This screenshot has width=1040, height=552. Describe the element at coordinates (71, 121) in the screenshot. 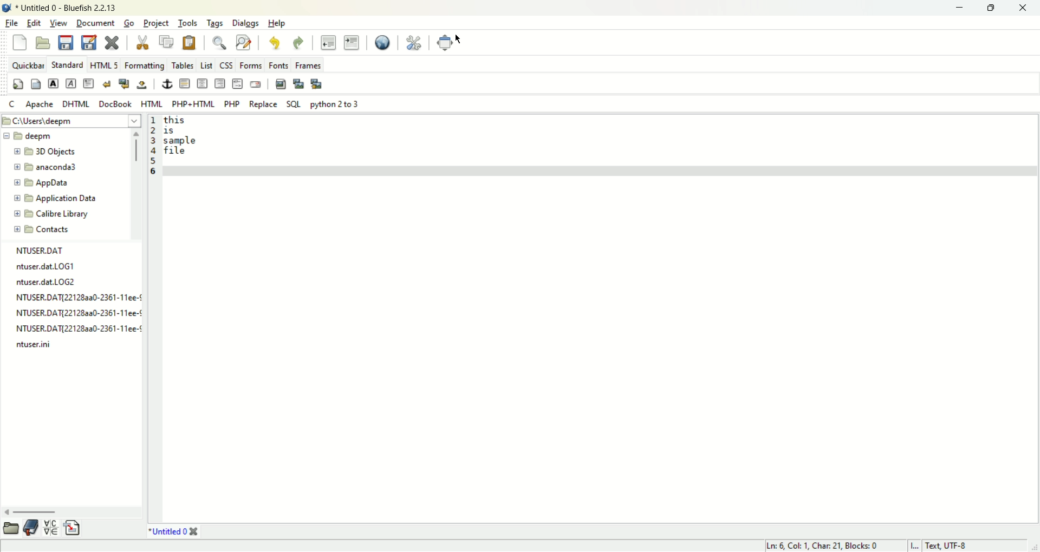

I see `location` at that location.